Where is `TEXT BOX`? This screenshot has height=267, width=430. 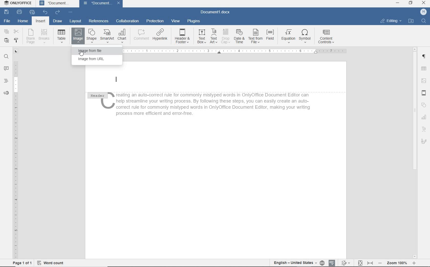
TEXT BOX is located at coordinates (201, 37).